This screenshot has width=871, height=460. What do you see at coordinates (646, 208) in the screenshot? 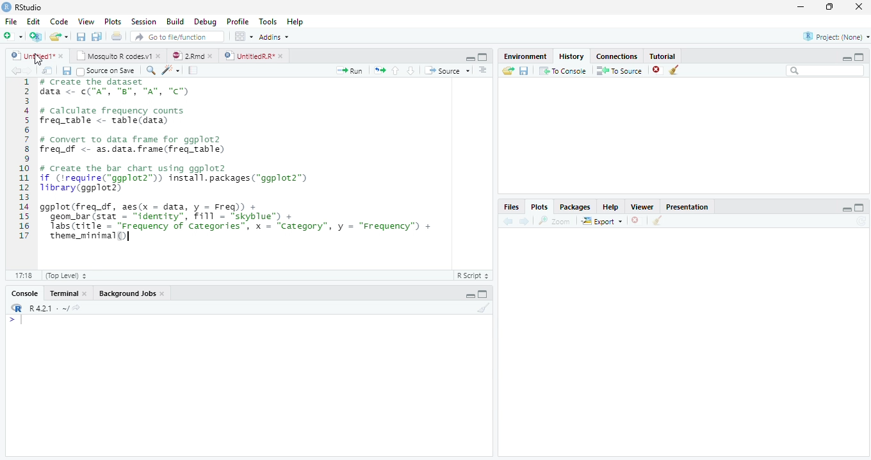
I see `Viewer` at bounding box center [646, 208].